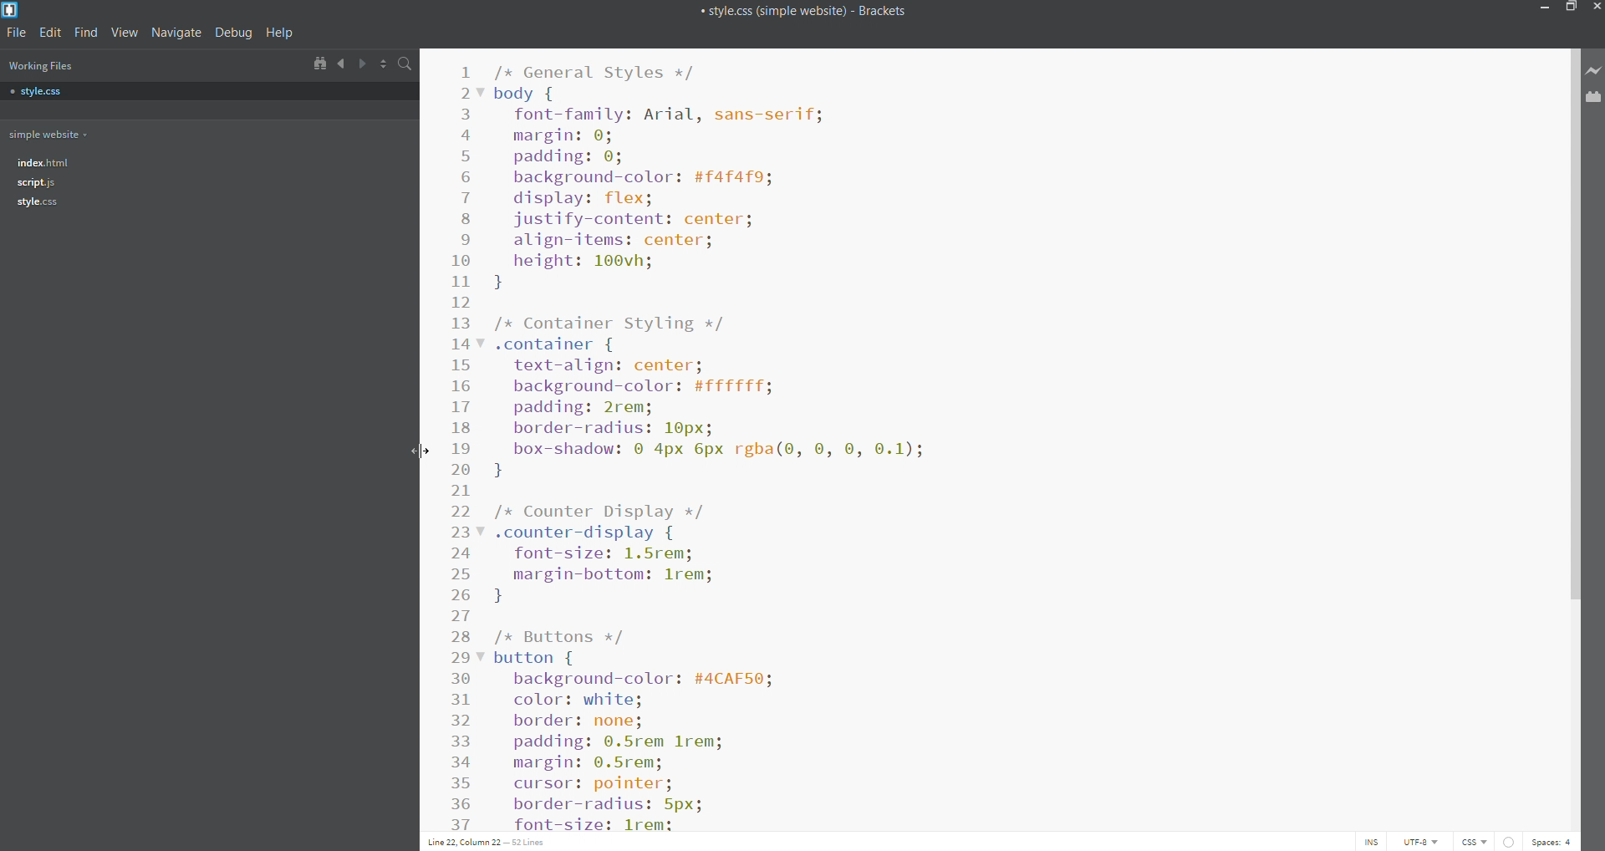  Describe the element at coordinates (802, 10) in the screenshot. I see `title bar of brackets` at that location.